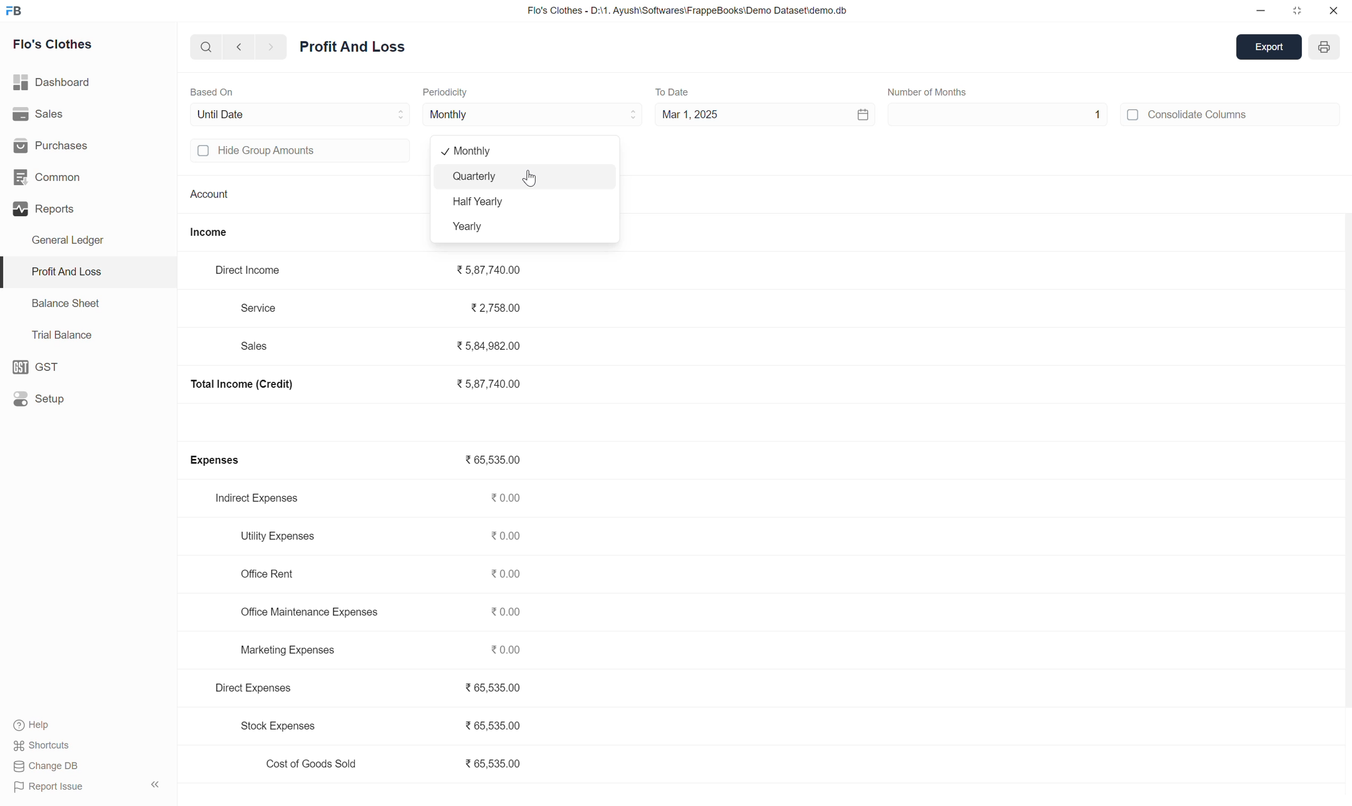  I want to click on ¥5,84,982.00, so click(491, 343).